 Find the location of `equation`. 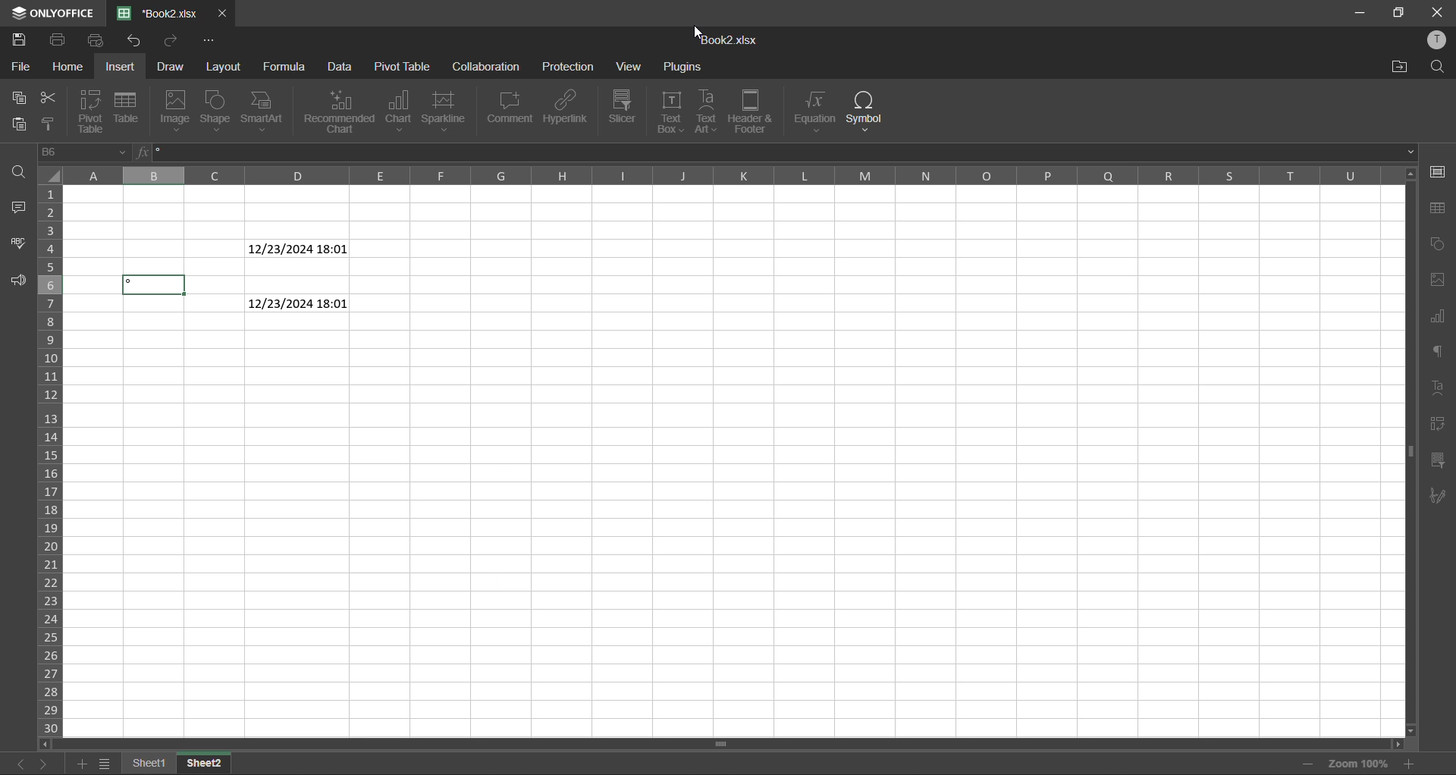

equation is located at coordinates (817, 111).